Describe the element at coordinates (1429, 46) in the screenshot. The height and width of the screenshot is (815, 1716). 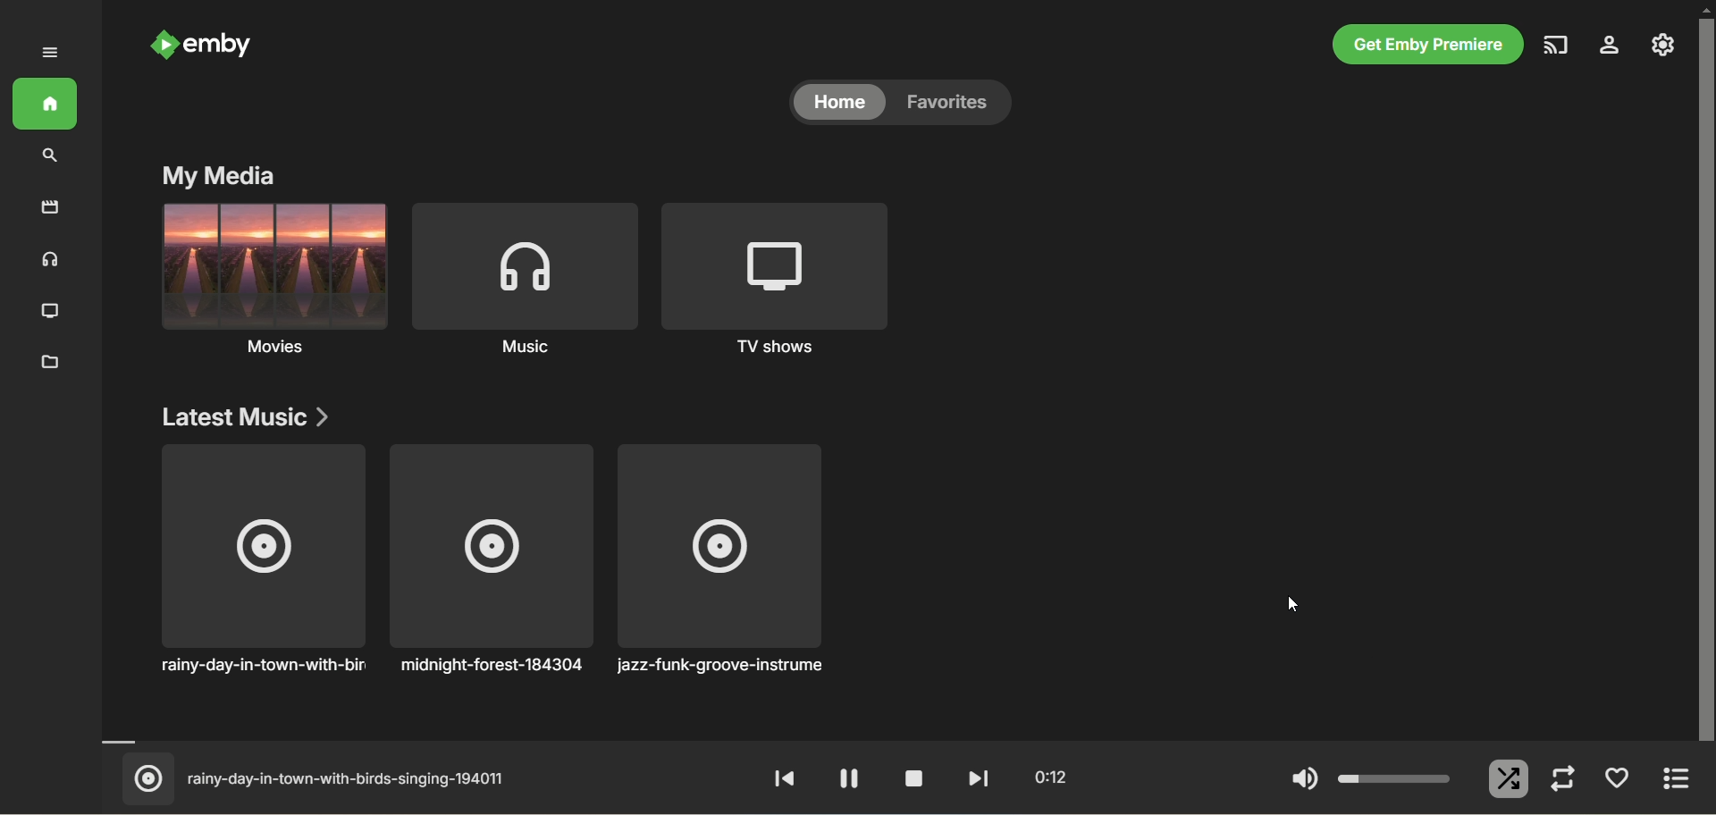
I see `get emby premier` at that location.